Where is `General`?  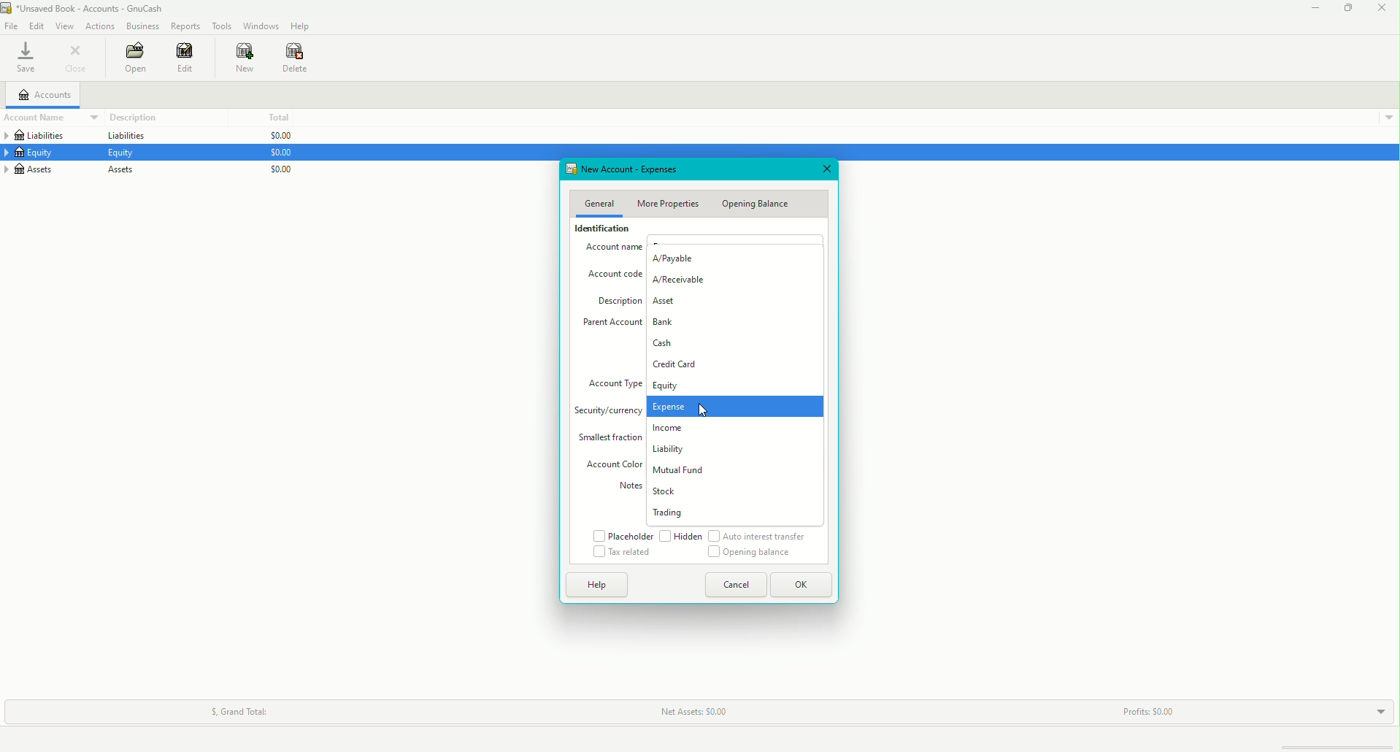 General is located at coordinates (599, 204).